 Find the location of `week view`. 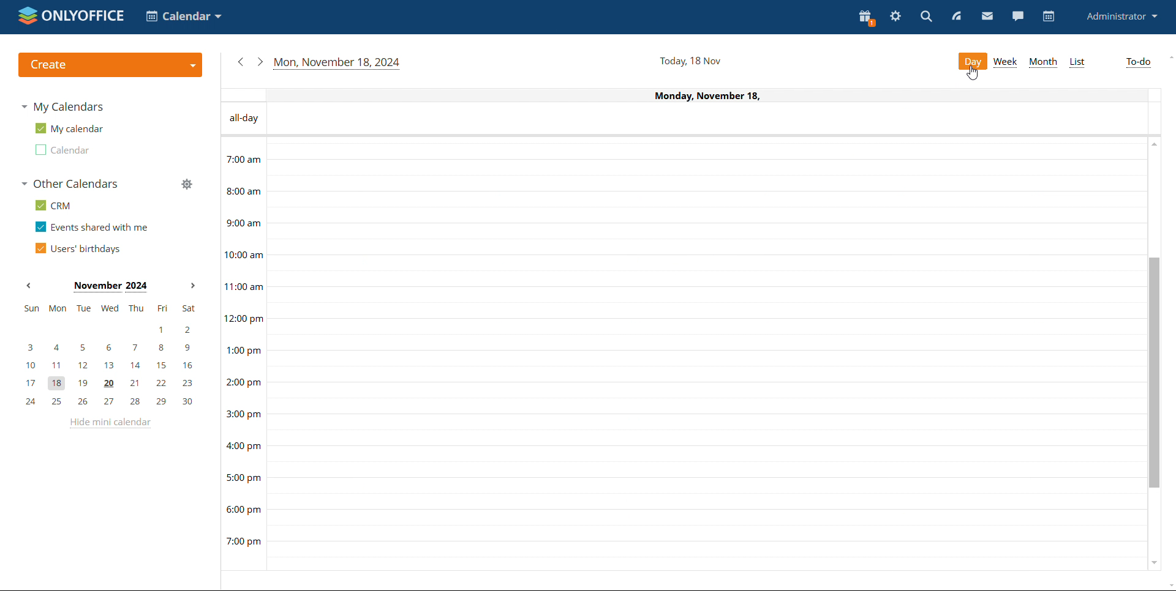

week view is located at coordinates (1006, 62).